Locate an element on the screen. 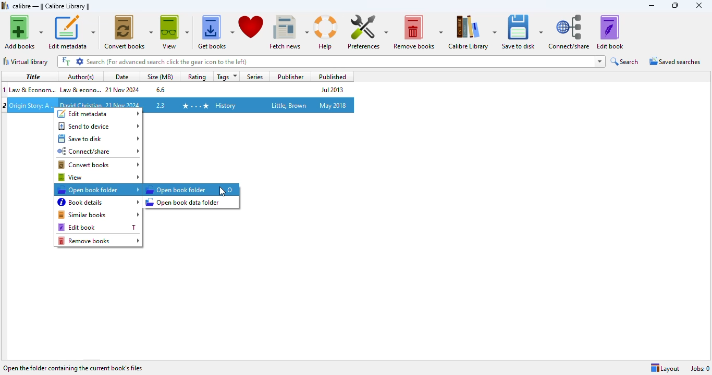  open the folder containing the current book's files is located at coordinates (73, 367).